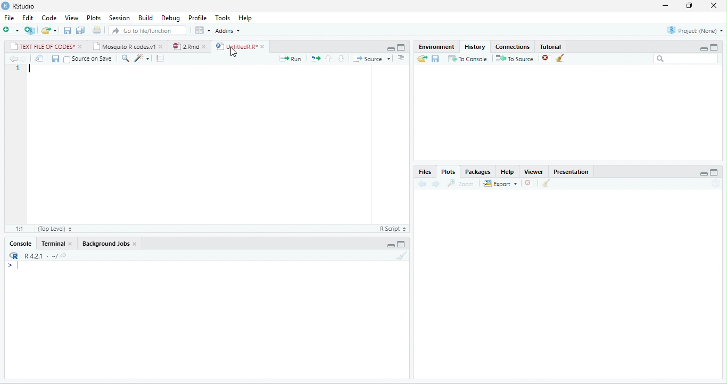 The image size is (727, 384). Describe the element at coordinates (715, 172) in the screenshot. I see `maximize` at that location.